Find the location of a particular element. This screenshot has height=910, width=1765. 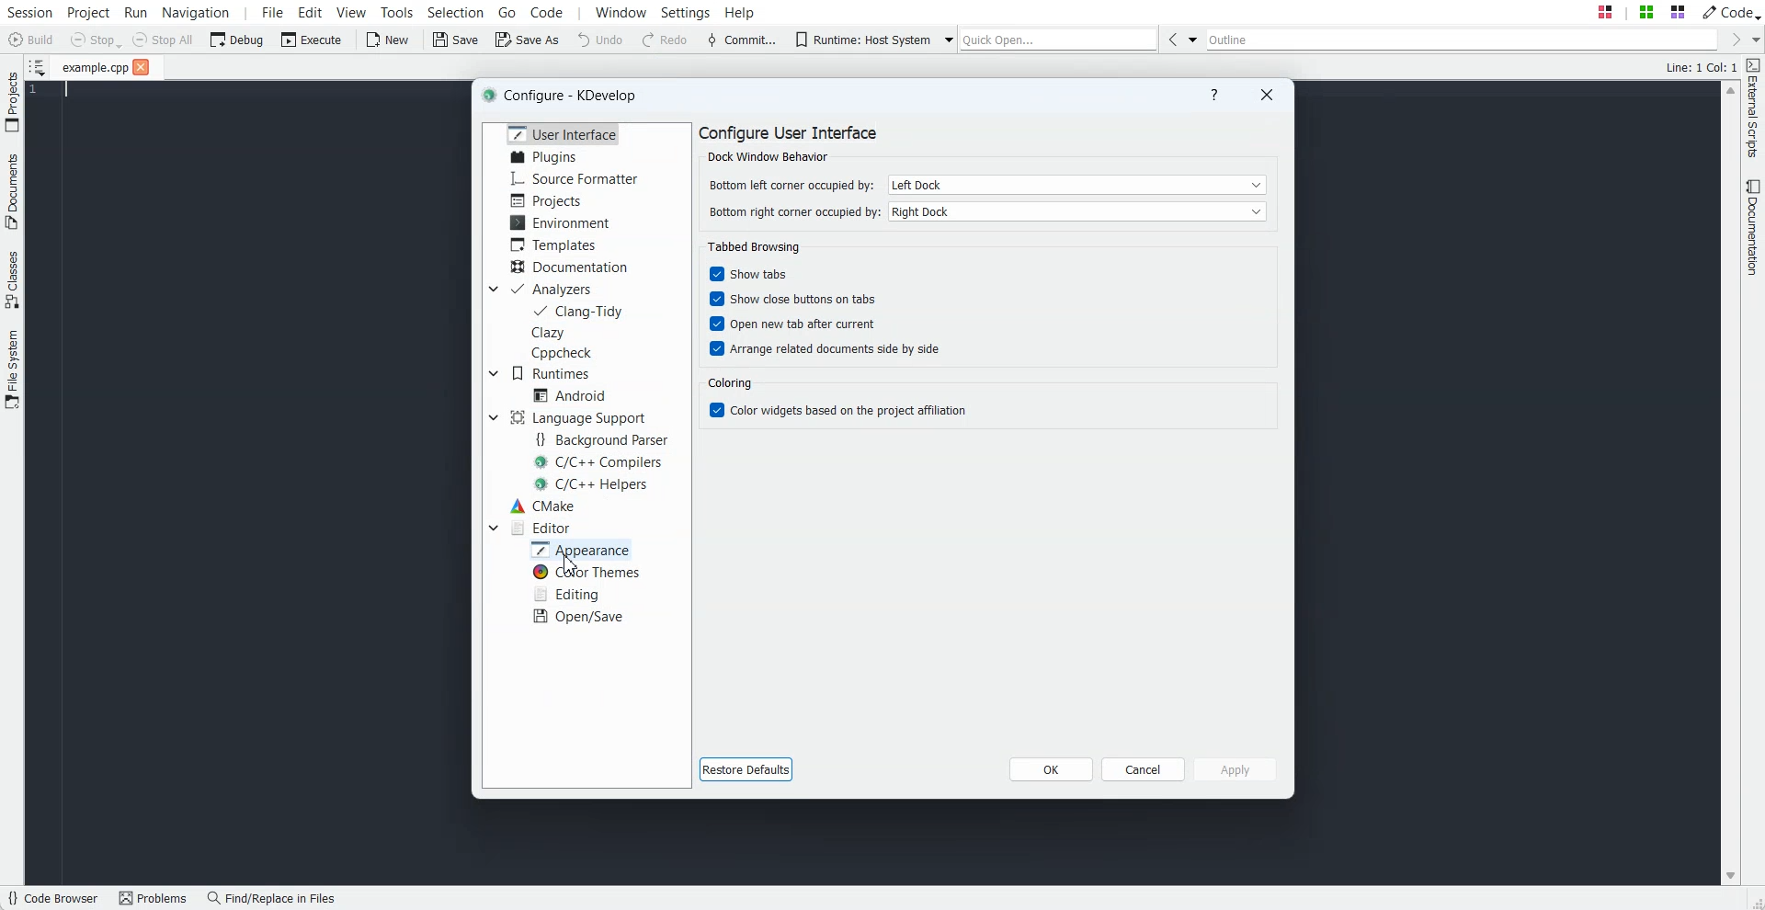

Environment is located at coordinates (558, 222).